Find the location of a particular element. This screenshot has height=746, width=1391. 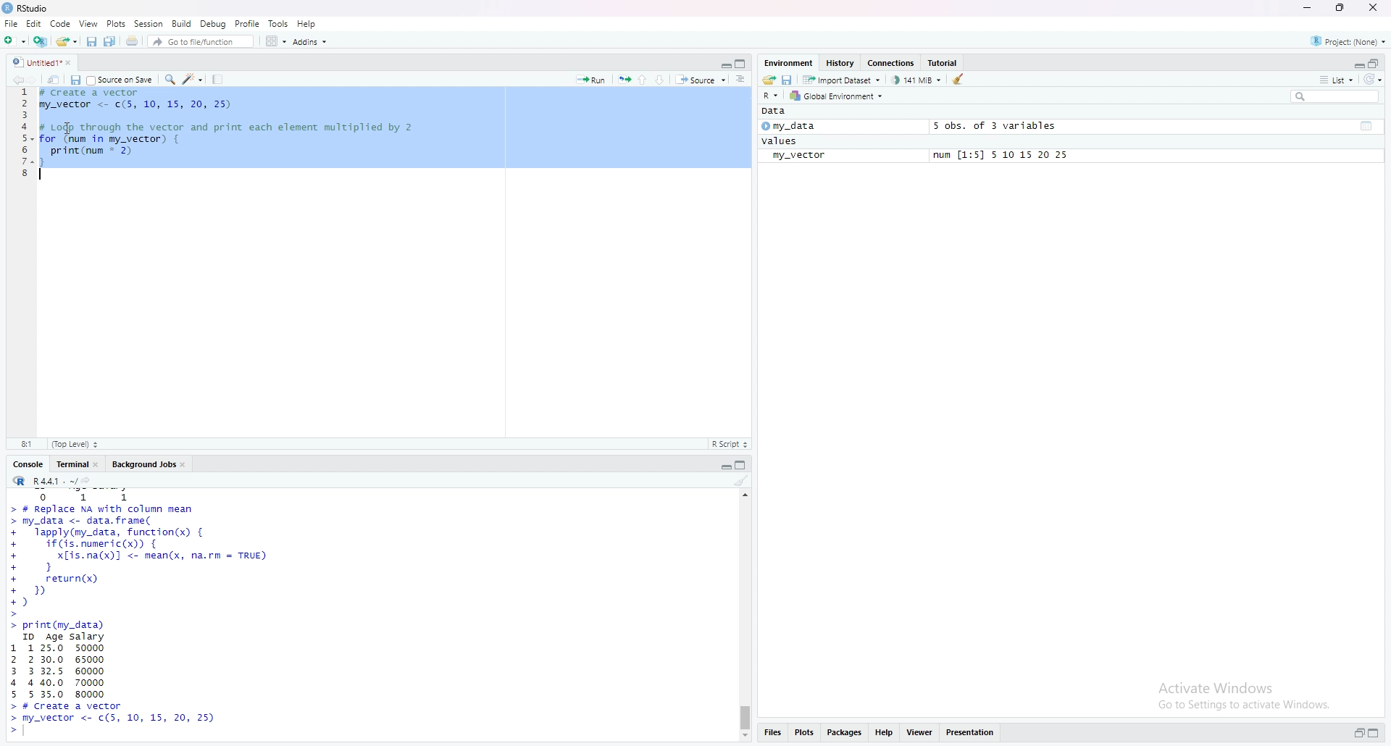

plots is located at coordinates (806, 732).